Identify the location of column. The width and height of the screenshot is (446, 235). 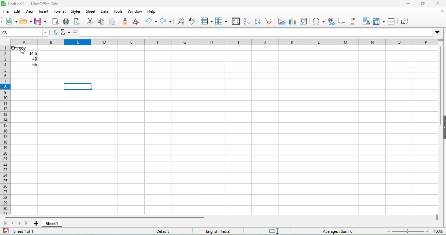
(220, 21).